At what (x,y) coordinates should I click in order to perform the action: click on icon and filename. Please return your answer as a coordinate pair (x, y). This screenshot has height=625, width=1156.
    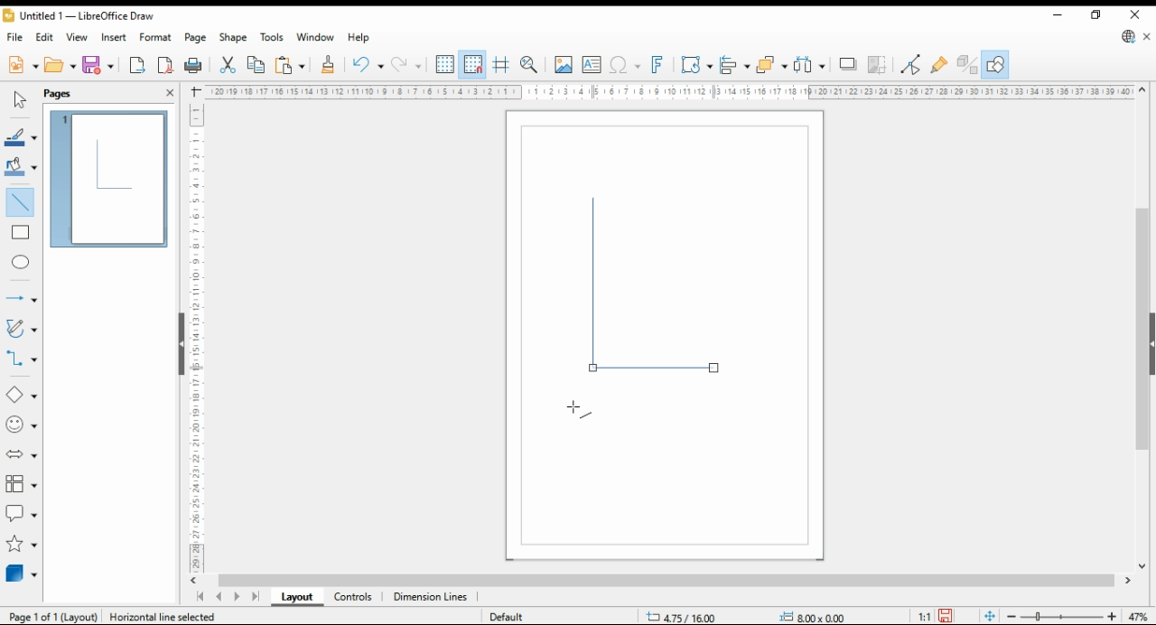
    Looking at the image, I should click on (81, 18).